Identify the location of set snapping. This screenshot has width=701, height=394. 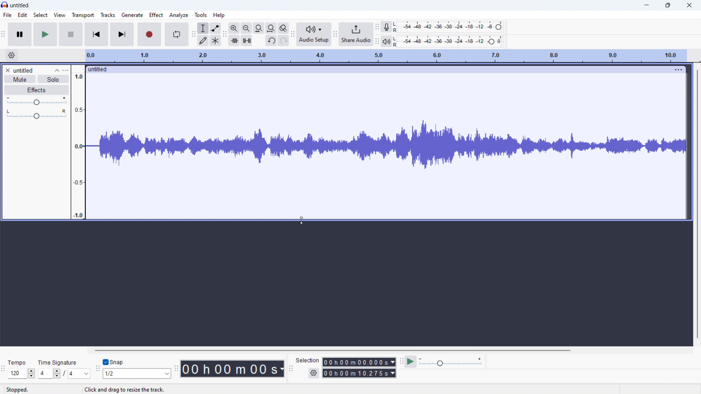
(137, 374).